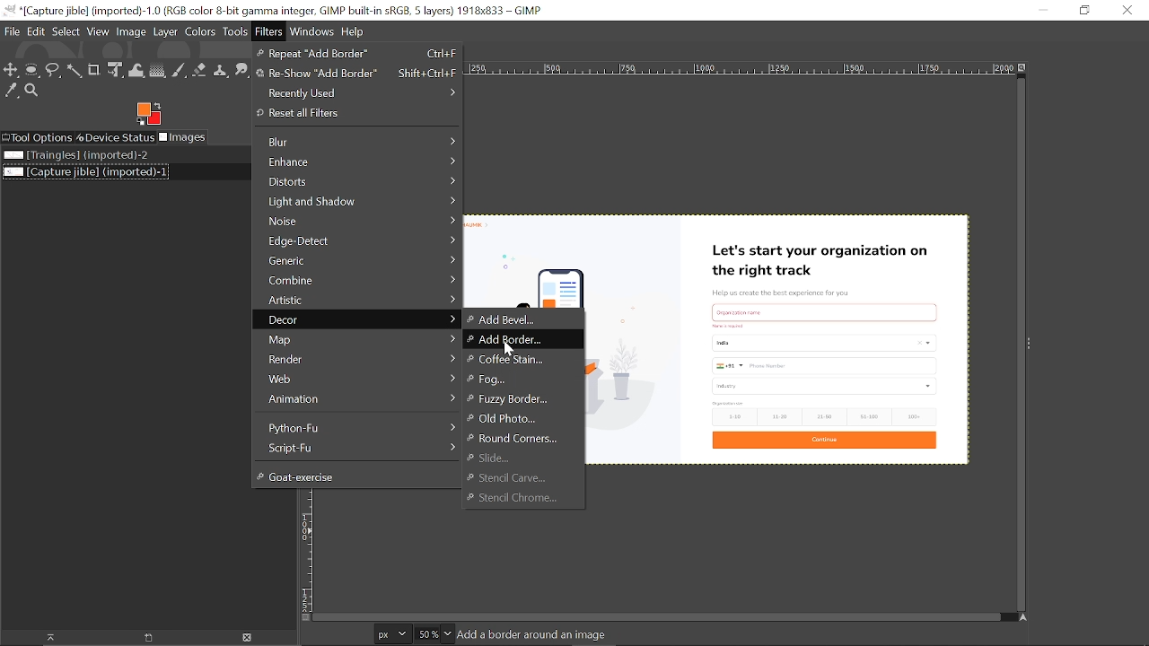 The width and height of the screenshot is (1149, 646). Describe the element at coordinates (871, 417) in the screenshot. I see `51-100` at that location.